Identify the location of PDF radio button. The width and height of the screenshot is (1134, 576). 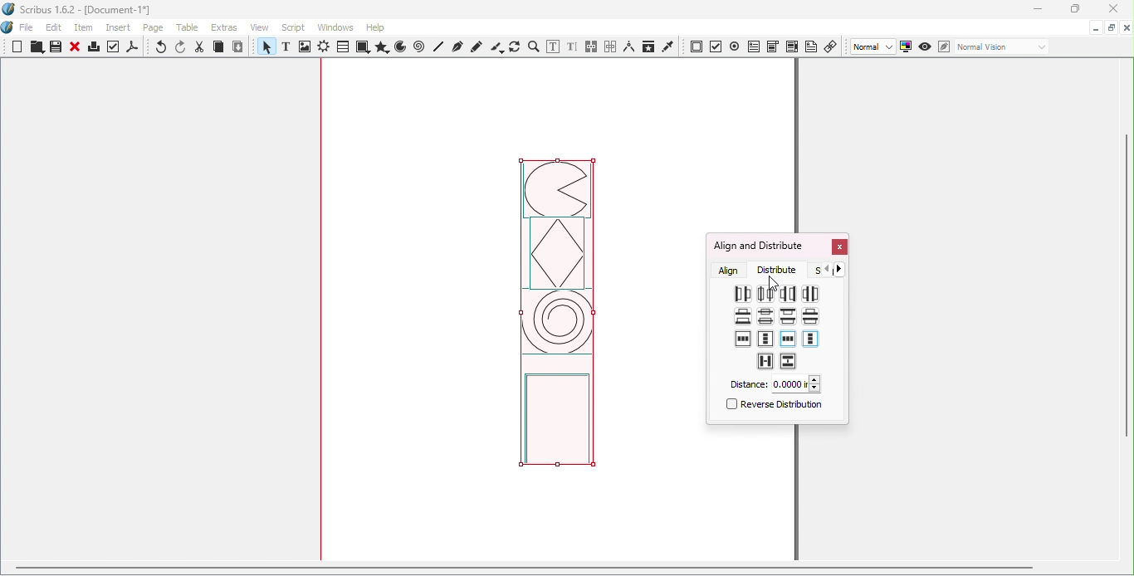
(735, 46).